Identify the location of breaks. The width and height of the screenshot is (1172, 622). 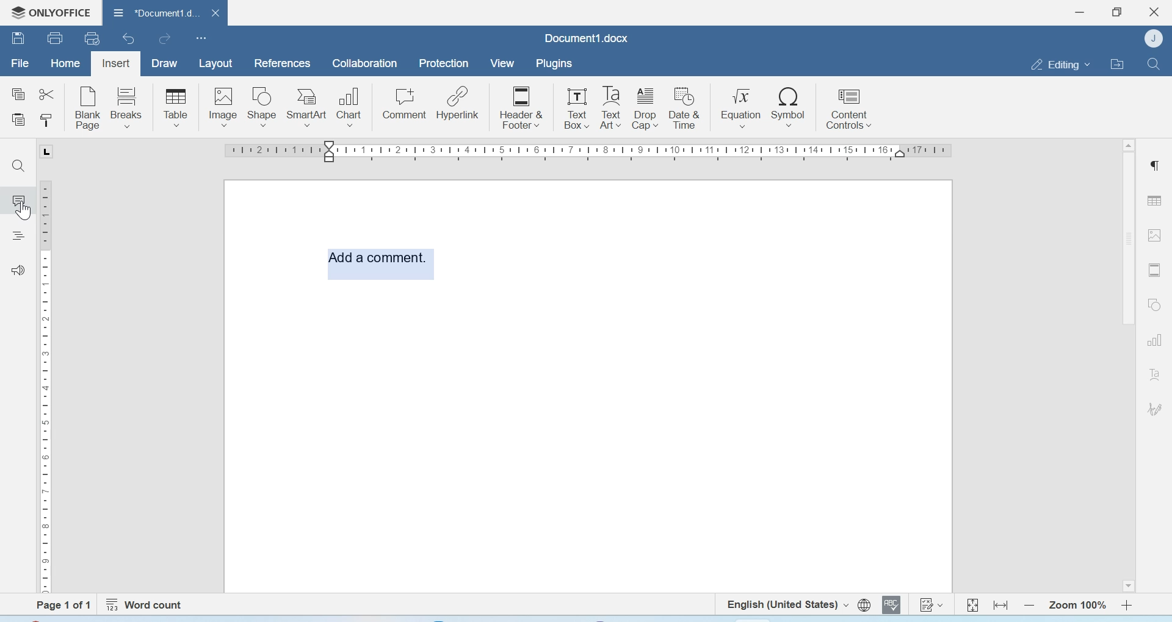
(127, 106).